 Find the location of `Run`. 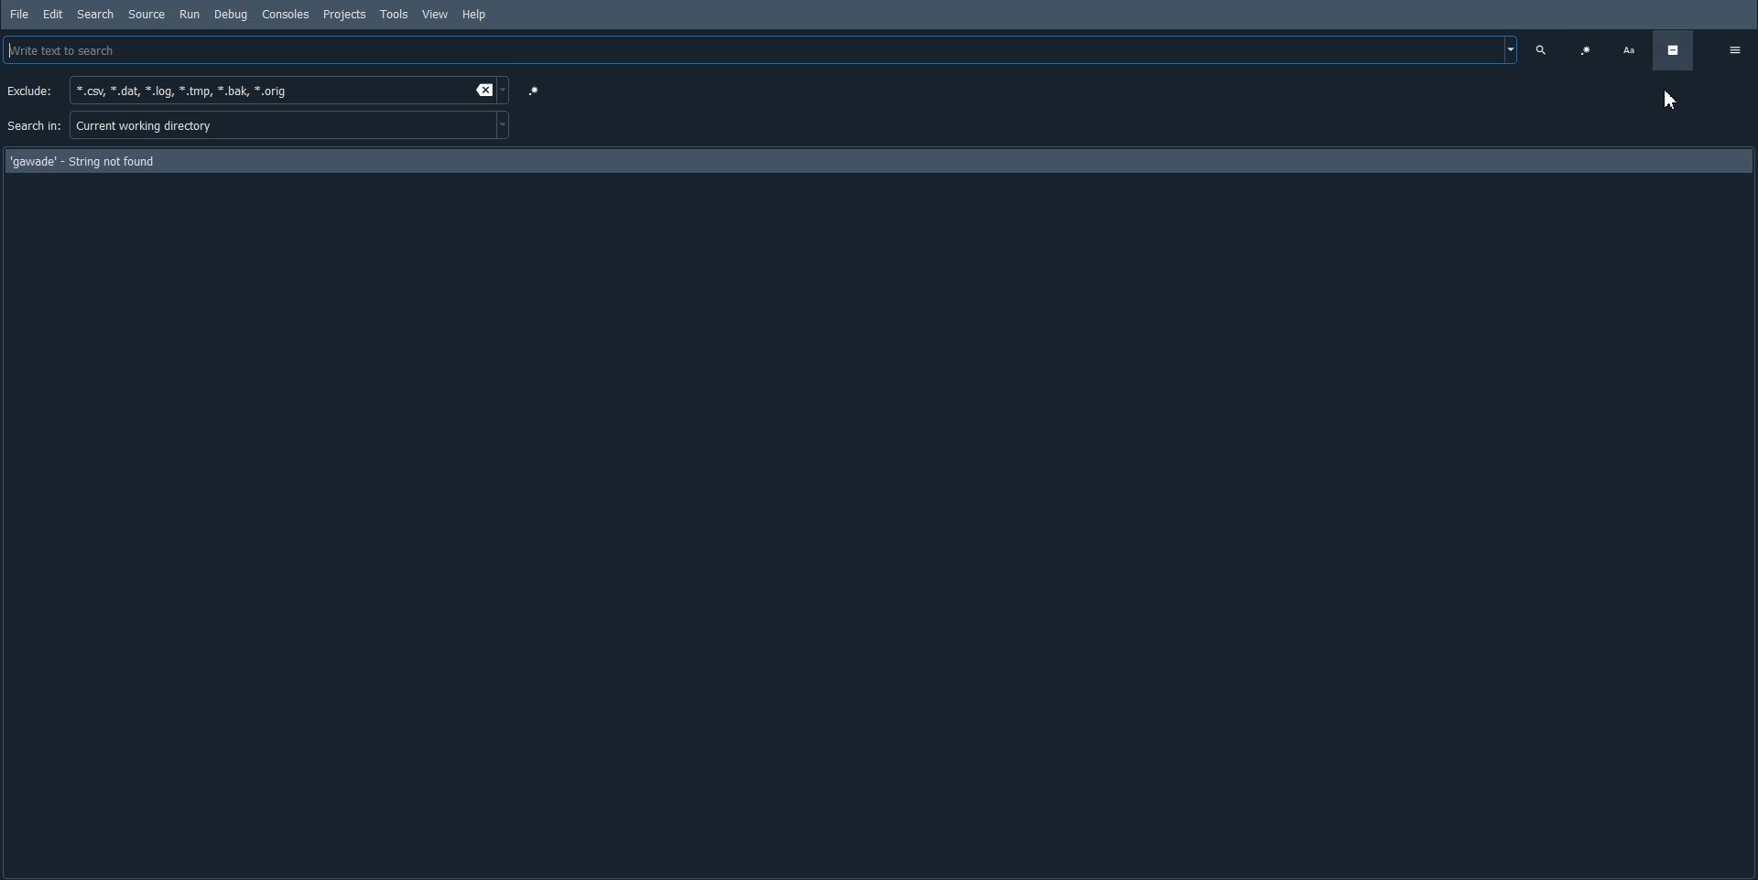

Run is located at coordinates (190, 14).